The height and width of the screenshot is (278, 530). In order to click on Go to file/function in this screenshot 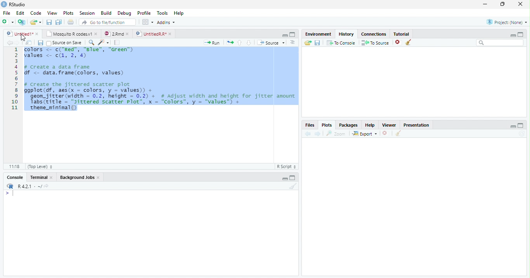, I will do `click(107, 22)`.